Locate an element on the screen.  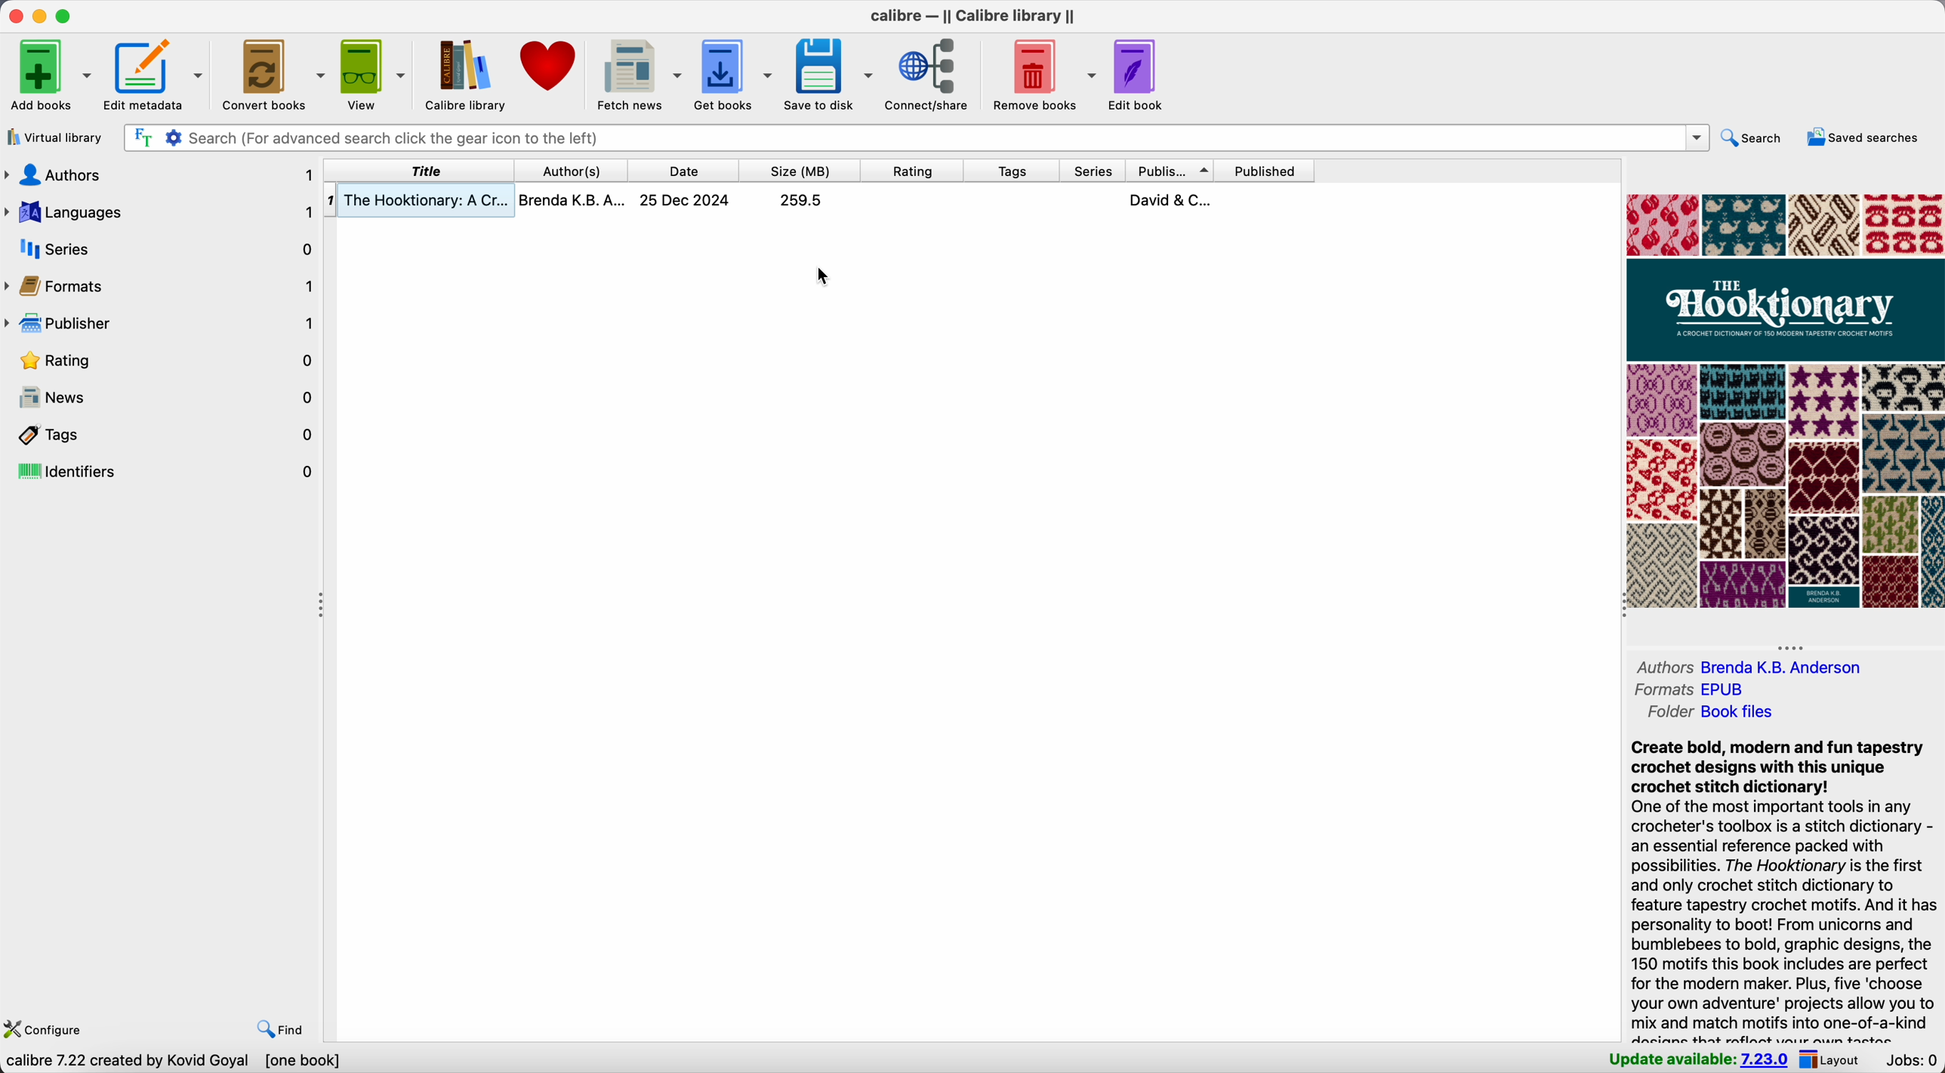
published is located at coordinates (1265, 170).